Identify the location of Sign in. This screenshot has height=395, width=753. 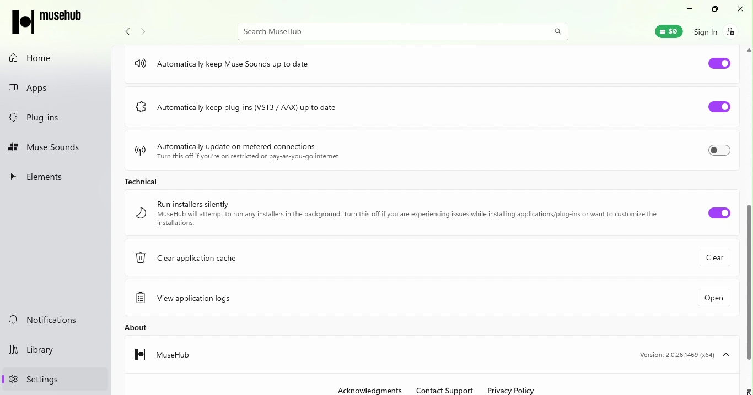
(717, 31).